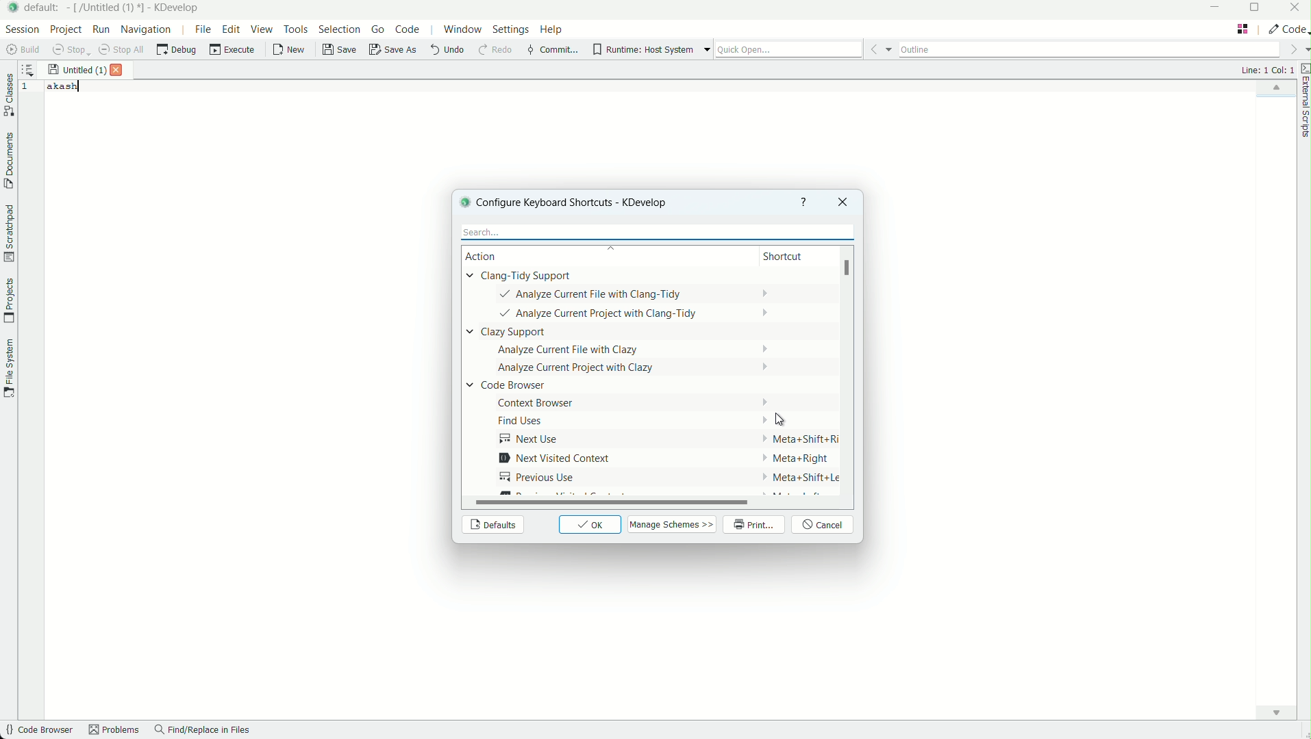  I want to click on help, so click(804, 202).